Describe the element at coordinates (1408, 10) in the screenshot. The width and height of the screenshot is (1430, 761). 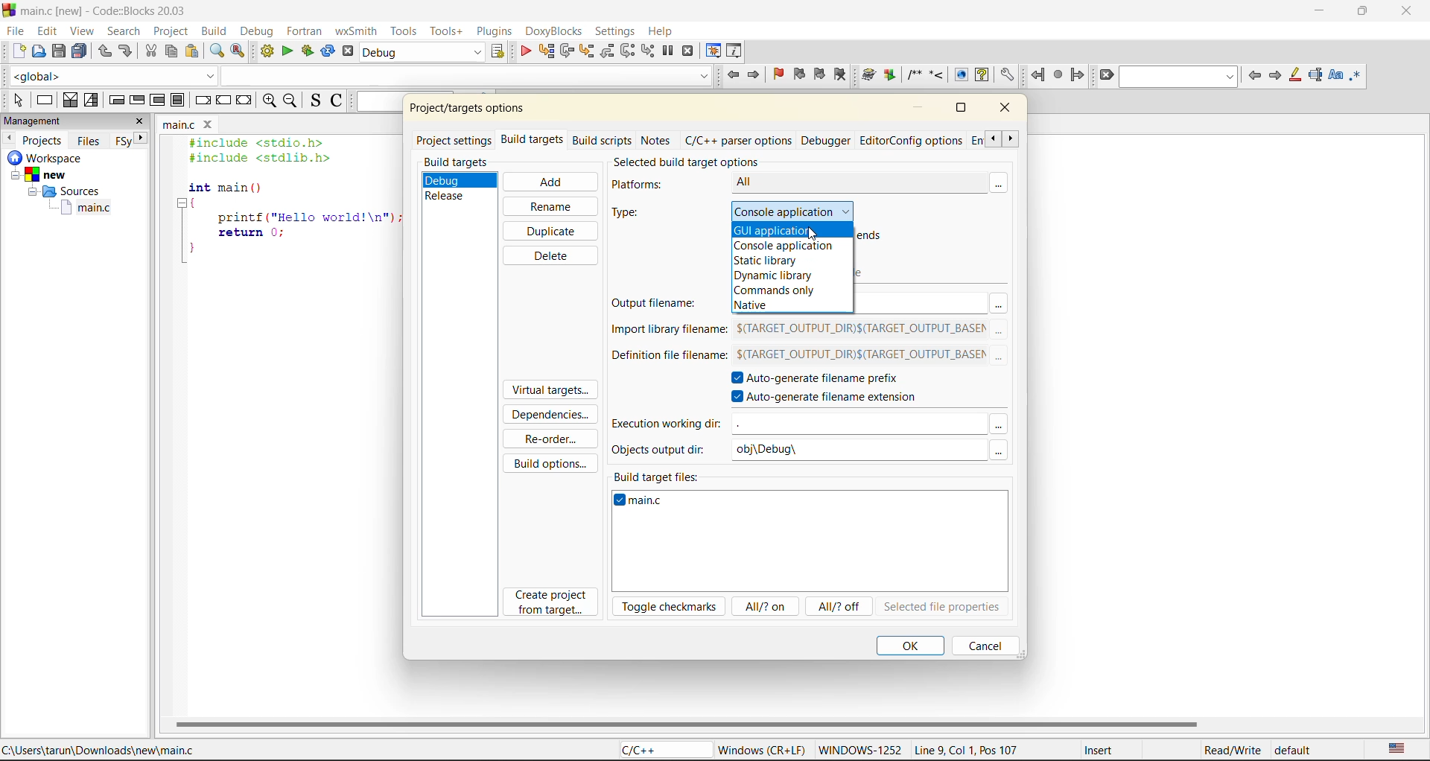
I see `close` at that location.